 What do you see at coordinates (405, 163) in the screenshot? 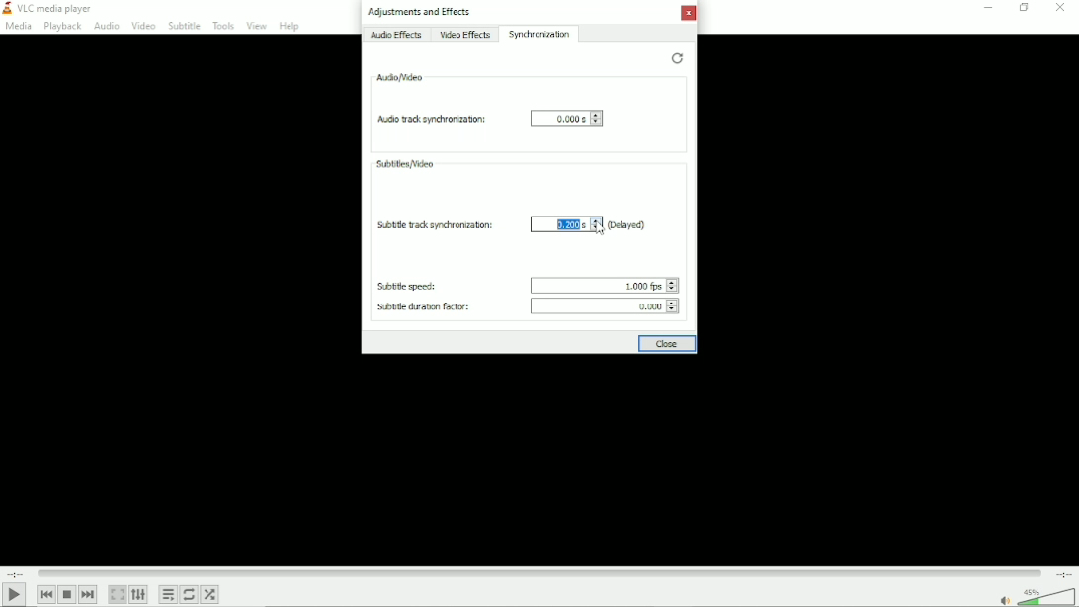
I see `Subtitles/video` at bounding box center [405, 163].